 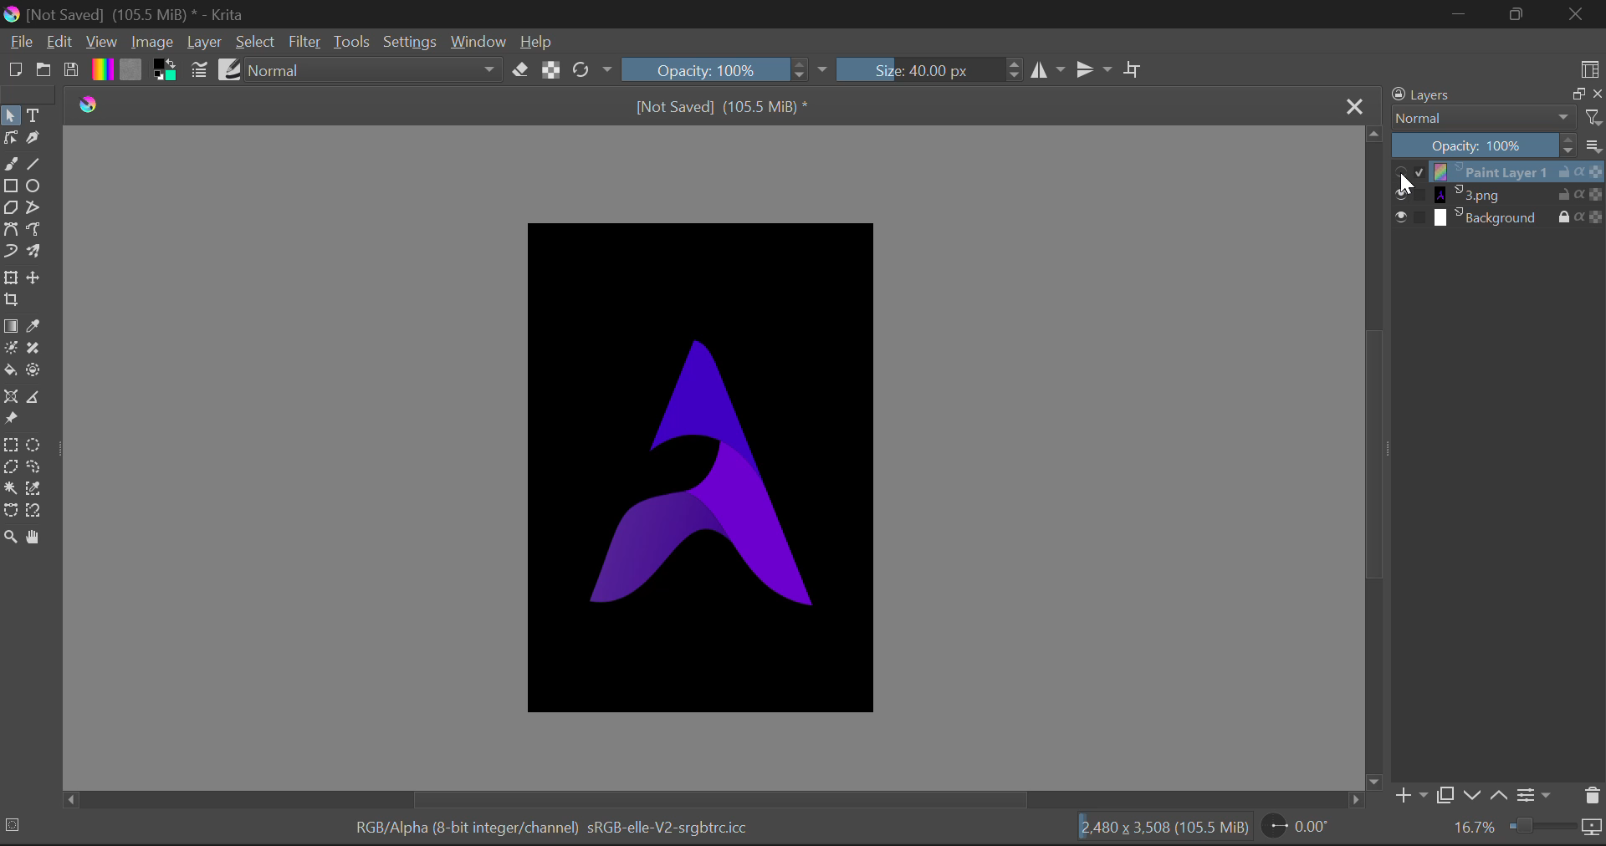 I want to click on Blending Mode, so click(x=1499, y=117).